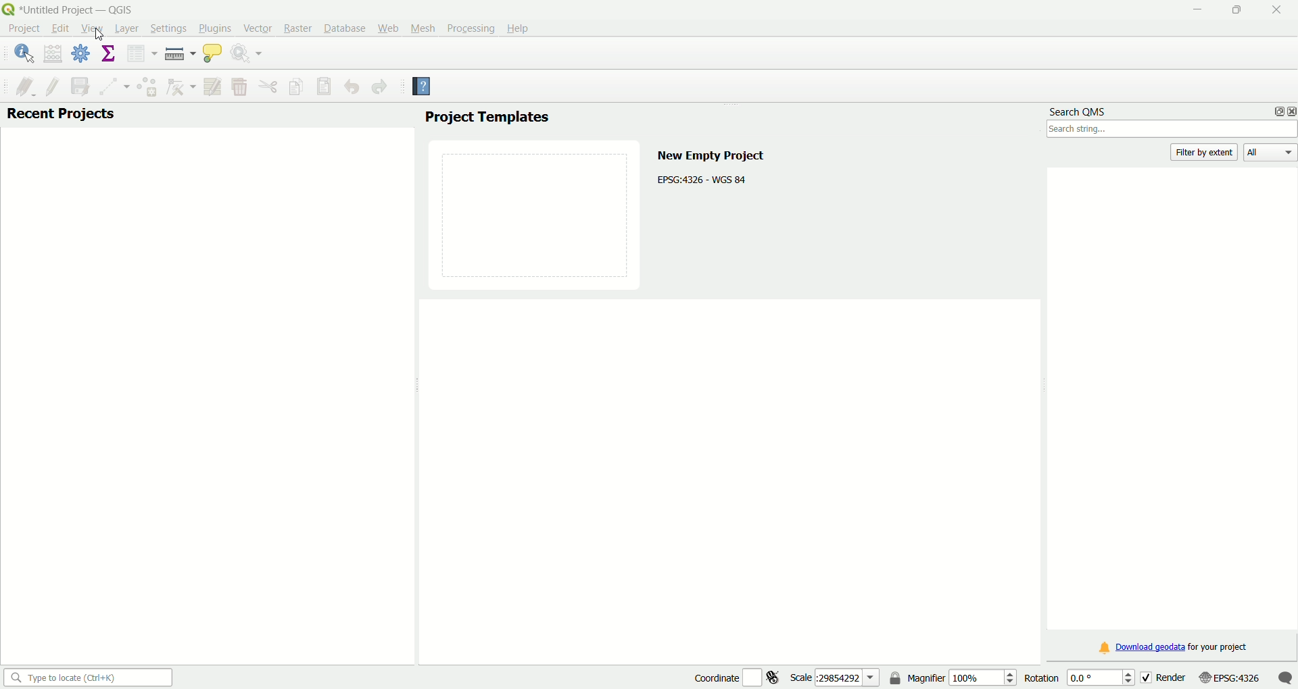 This screenshot has width=1298, height=689. I want to click on current edit, so click(20, 85).